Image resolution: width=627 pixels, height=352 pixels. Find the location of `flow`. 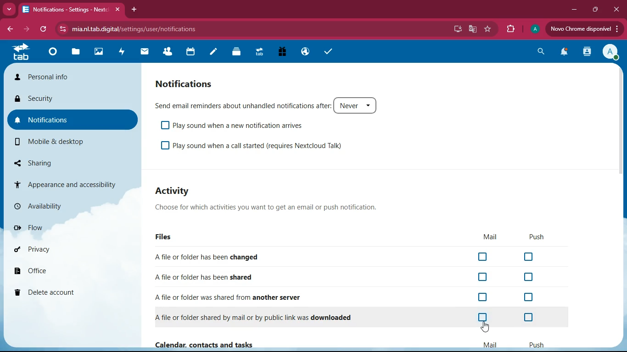

flow is located at coordinates (63, 226).